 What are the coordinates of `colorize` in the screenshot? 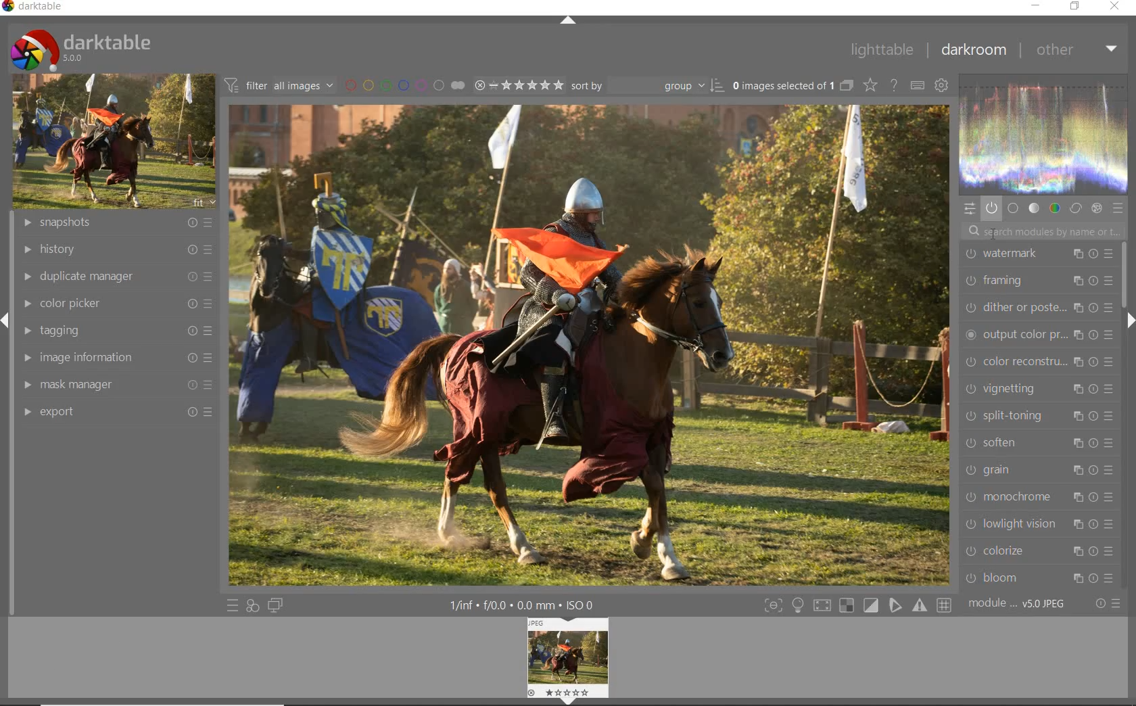 It's located at (1040, 550).